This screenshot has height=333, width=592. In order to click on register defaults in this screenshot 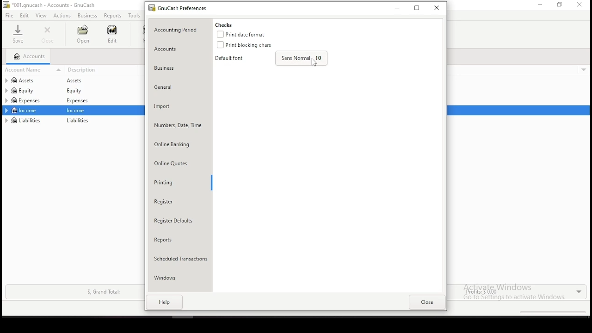, I will do `click(173, 219)`.